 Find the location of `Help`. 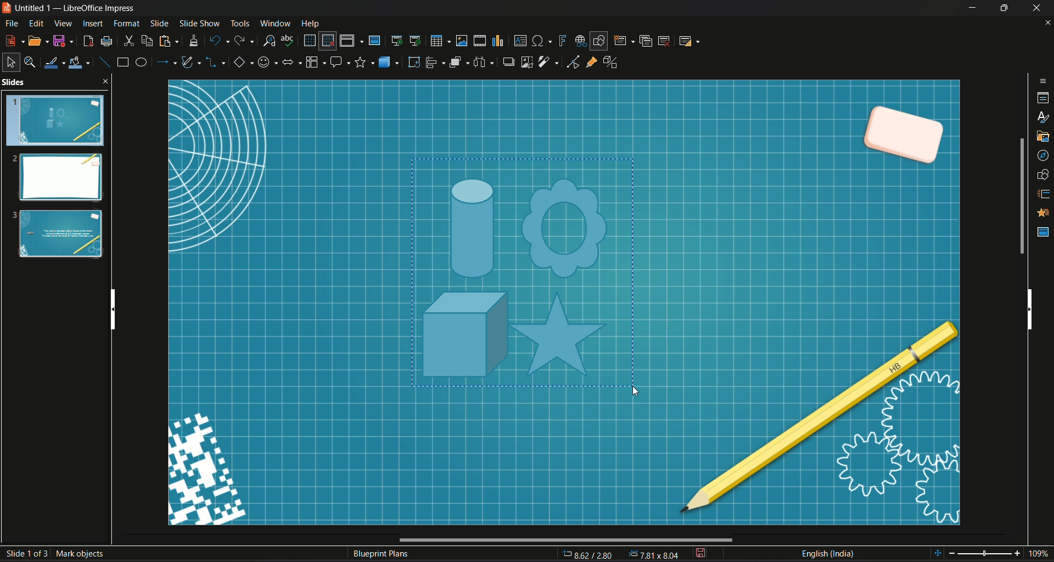

Help is located at coordinates (311, 24).